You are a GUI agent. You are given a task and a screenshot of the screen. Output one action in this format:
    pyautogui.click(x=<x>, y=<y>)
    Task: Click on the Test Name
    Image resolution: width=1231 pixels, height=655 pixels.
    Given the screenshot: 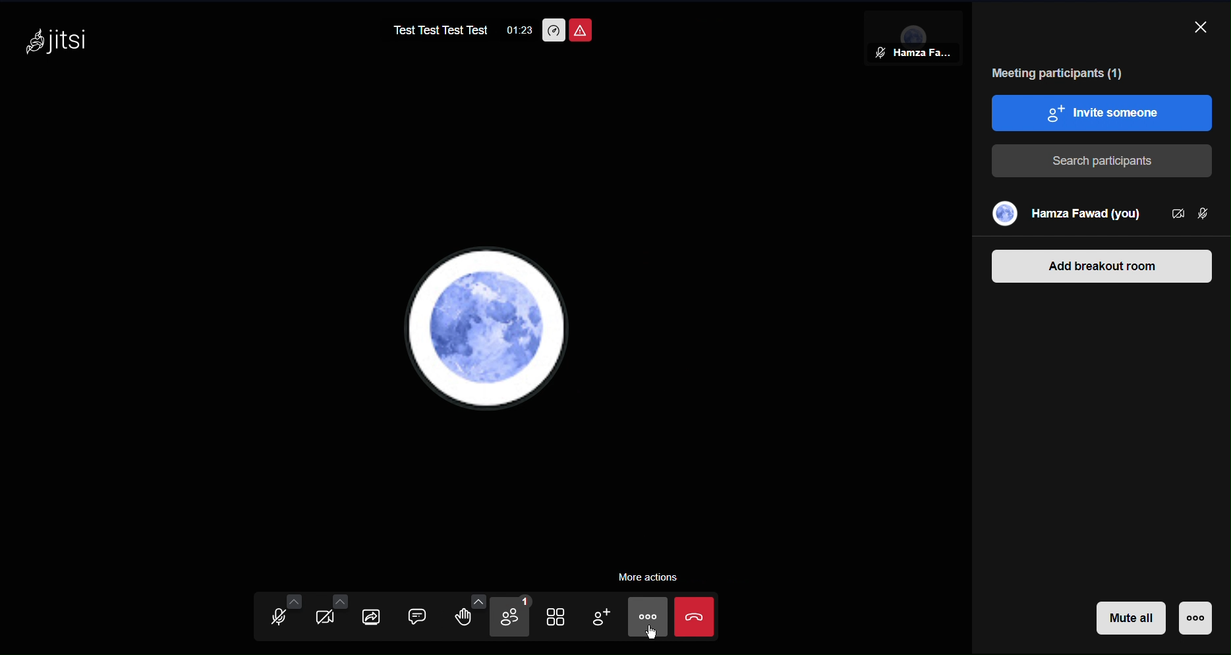 What is the action you would take?
    pyautogui.click(x=436, y=28)
    